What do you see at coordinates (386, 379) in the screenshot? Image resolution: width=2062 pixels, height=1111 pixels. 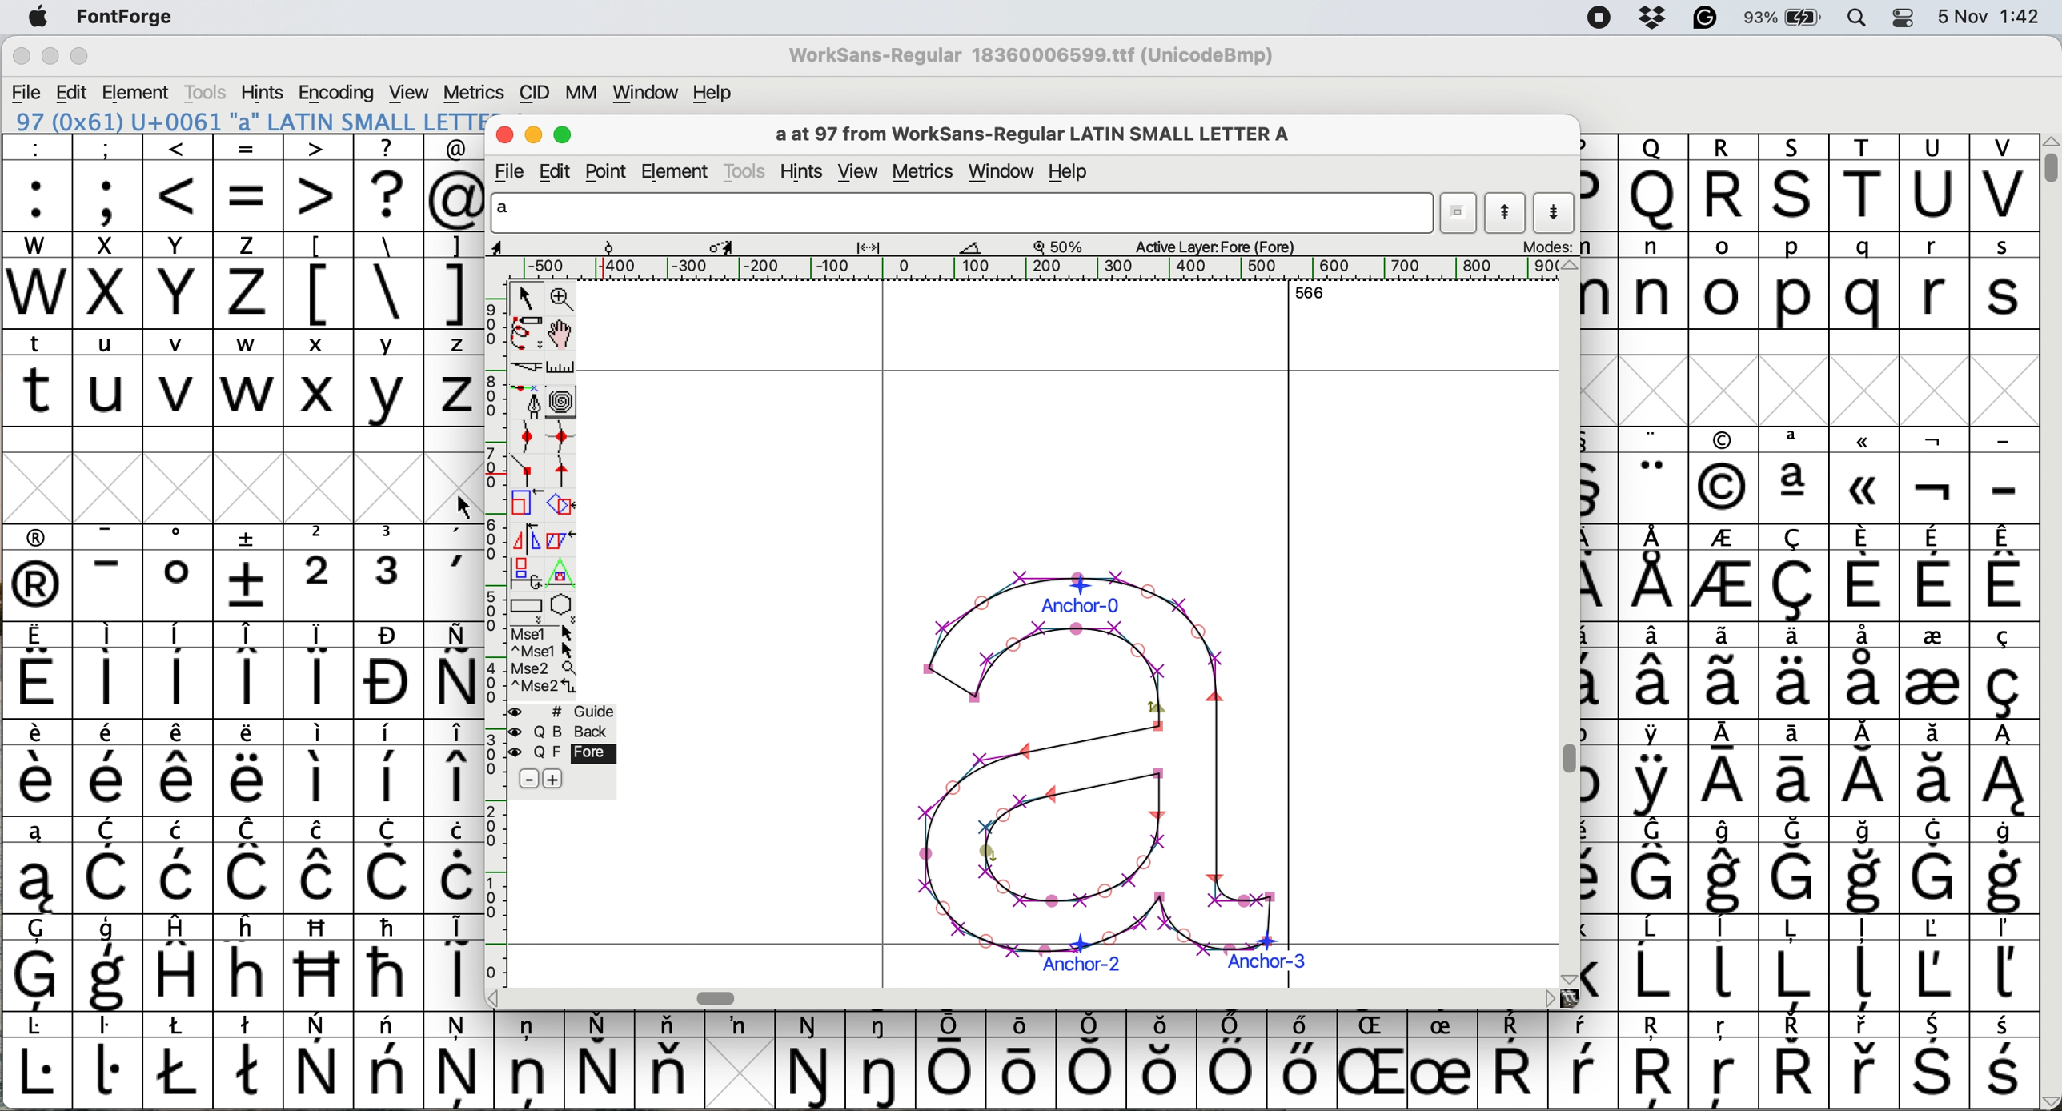 I see `y` at bounding box center [386, 379].